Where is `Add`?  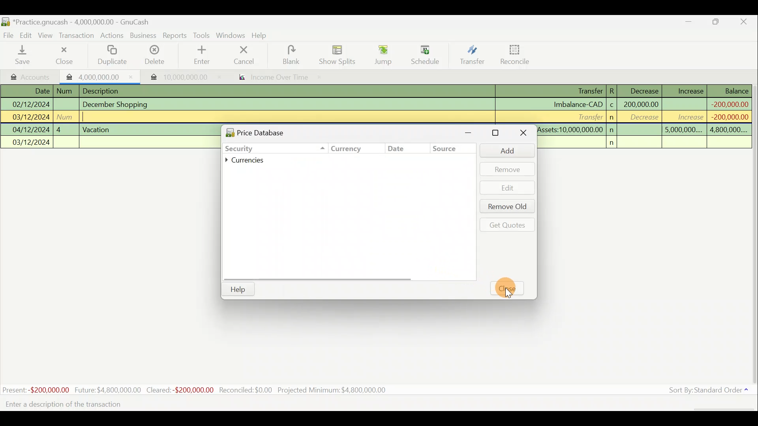
Add is located at coordinates (503, 150).